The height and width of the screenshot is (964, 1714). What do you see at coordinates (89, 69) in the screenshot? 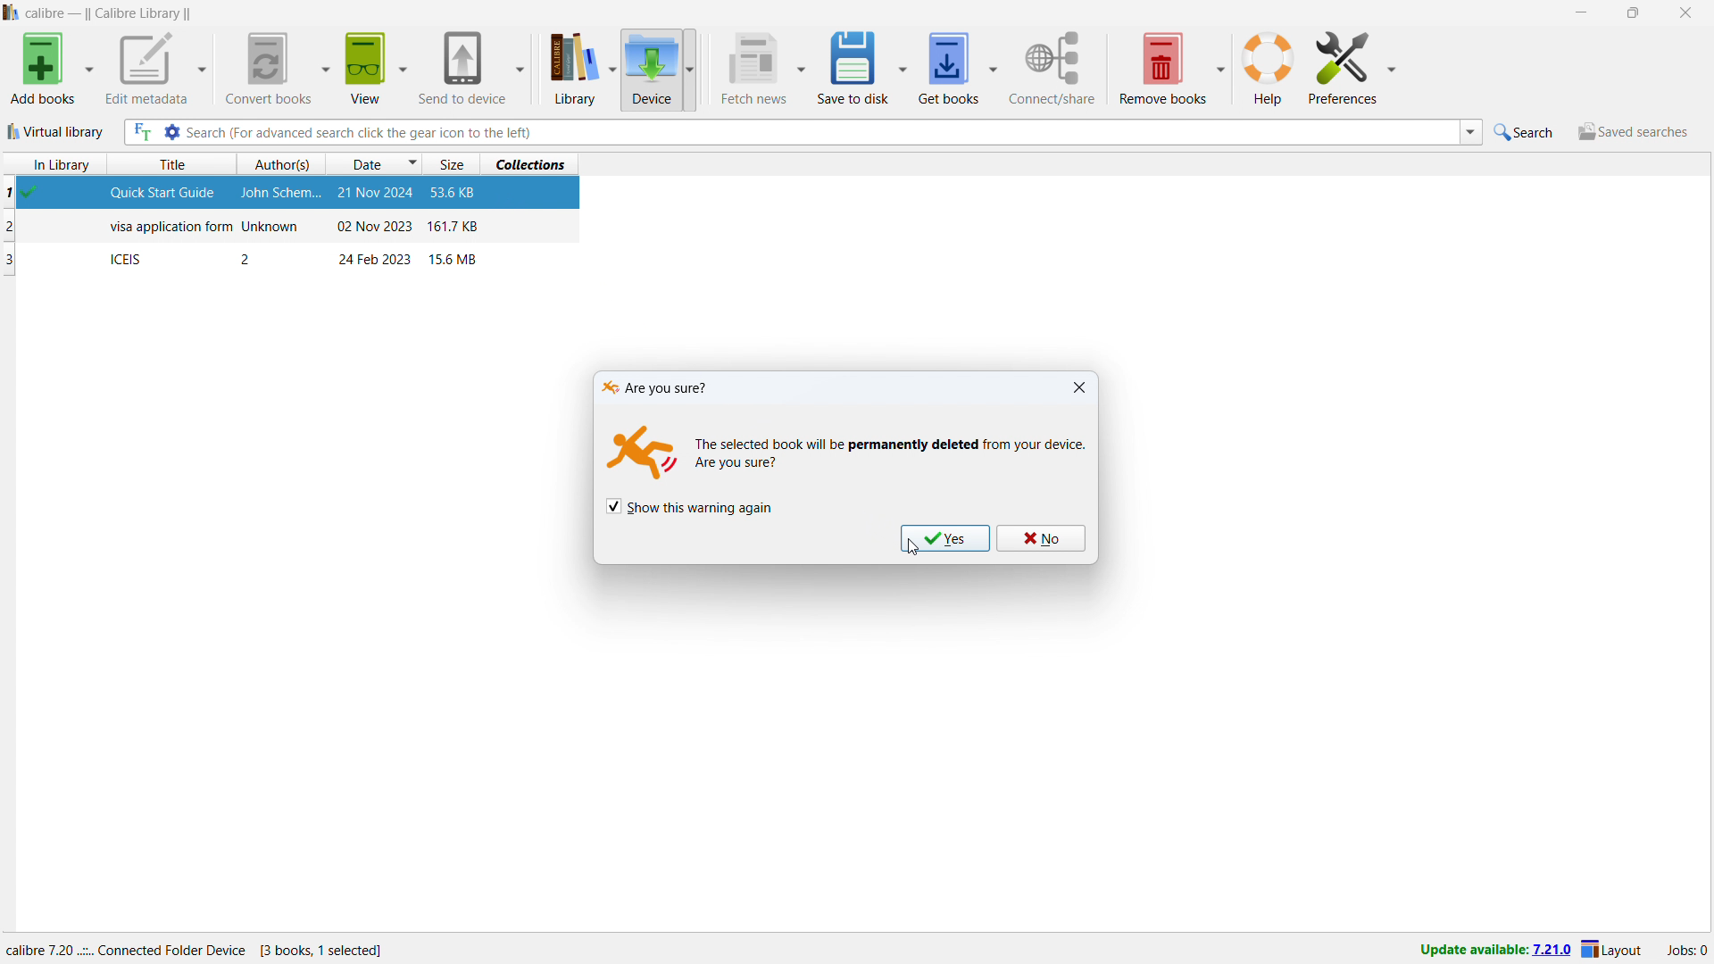
I see `Add books options` at bounding box center [89, 69].